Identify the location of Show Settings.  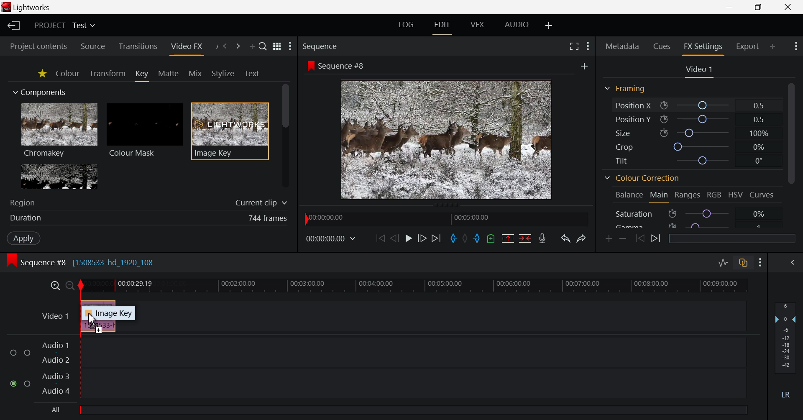
(759, 262).